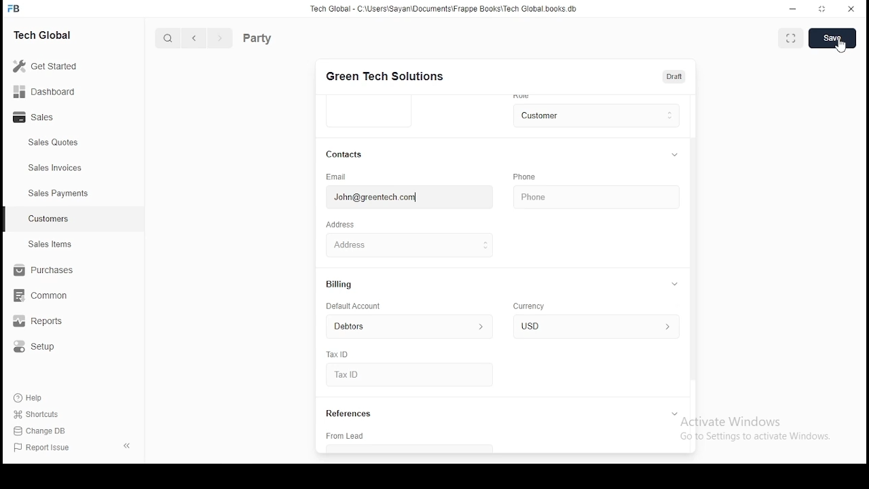 The width and height of the screenshot is (869, 489). I want to click on reports, so click(43, 322).